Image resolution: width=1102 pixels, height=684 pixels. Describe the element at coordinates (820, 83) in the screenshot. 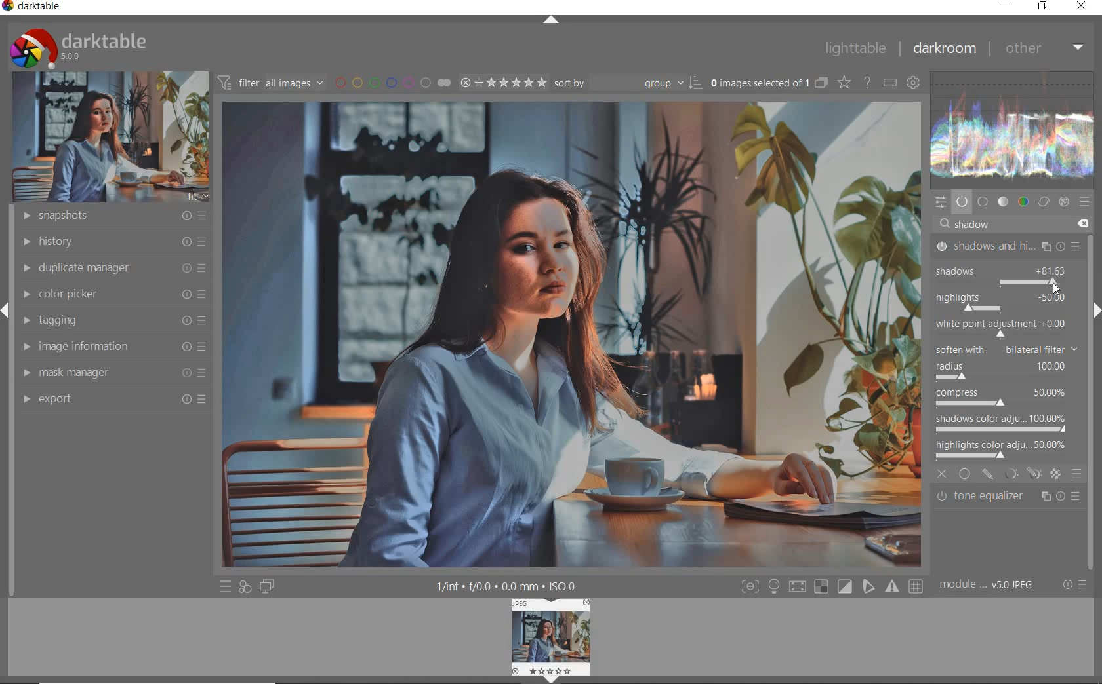

I see `collapse grouped images` at that location.